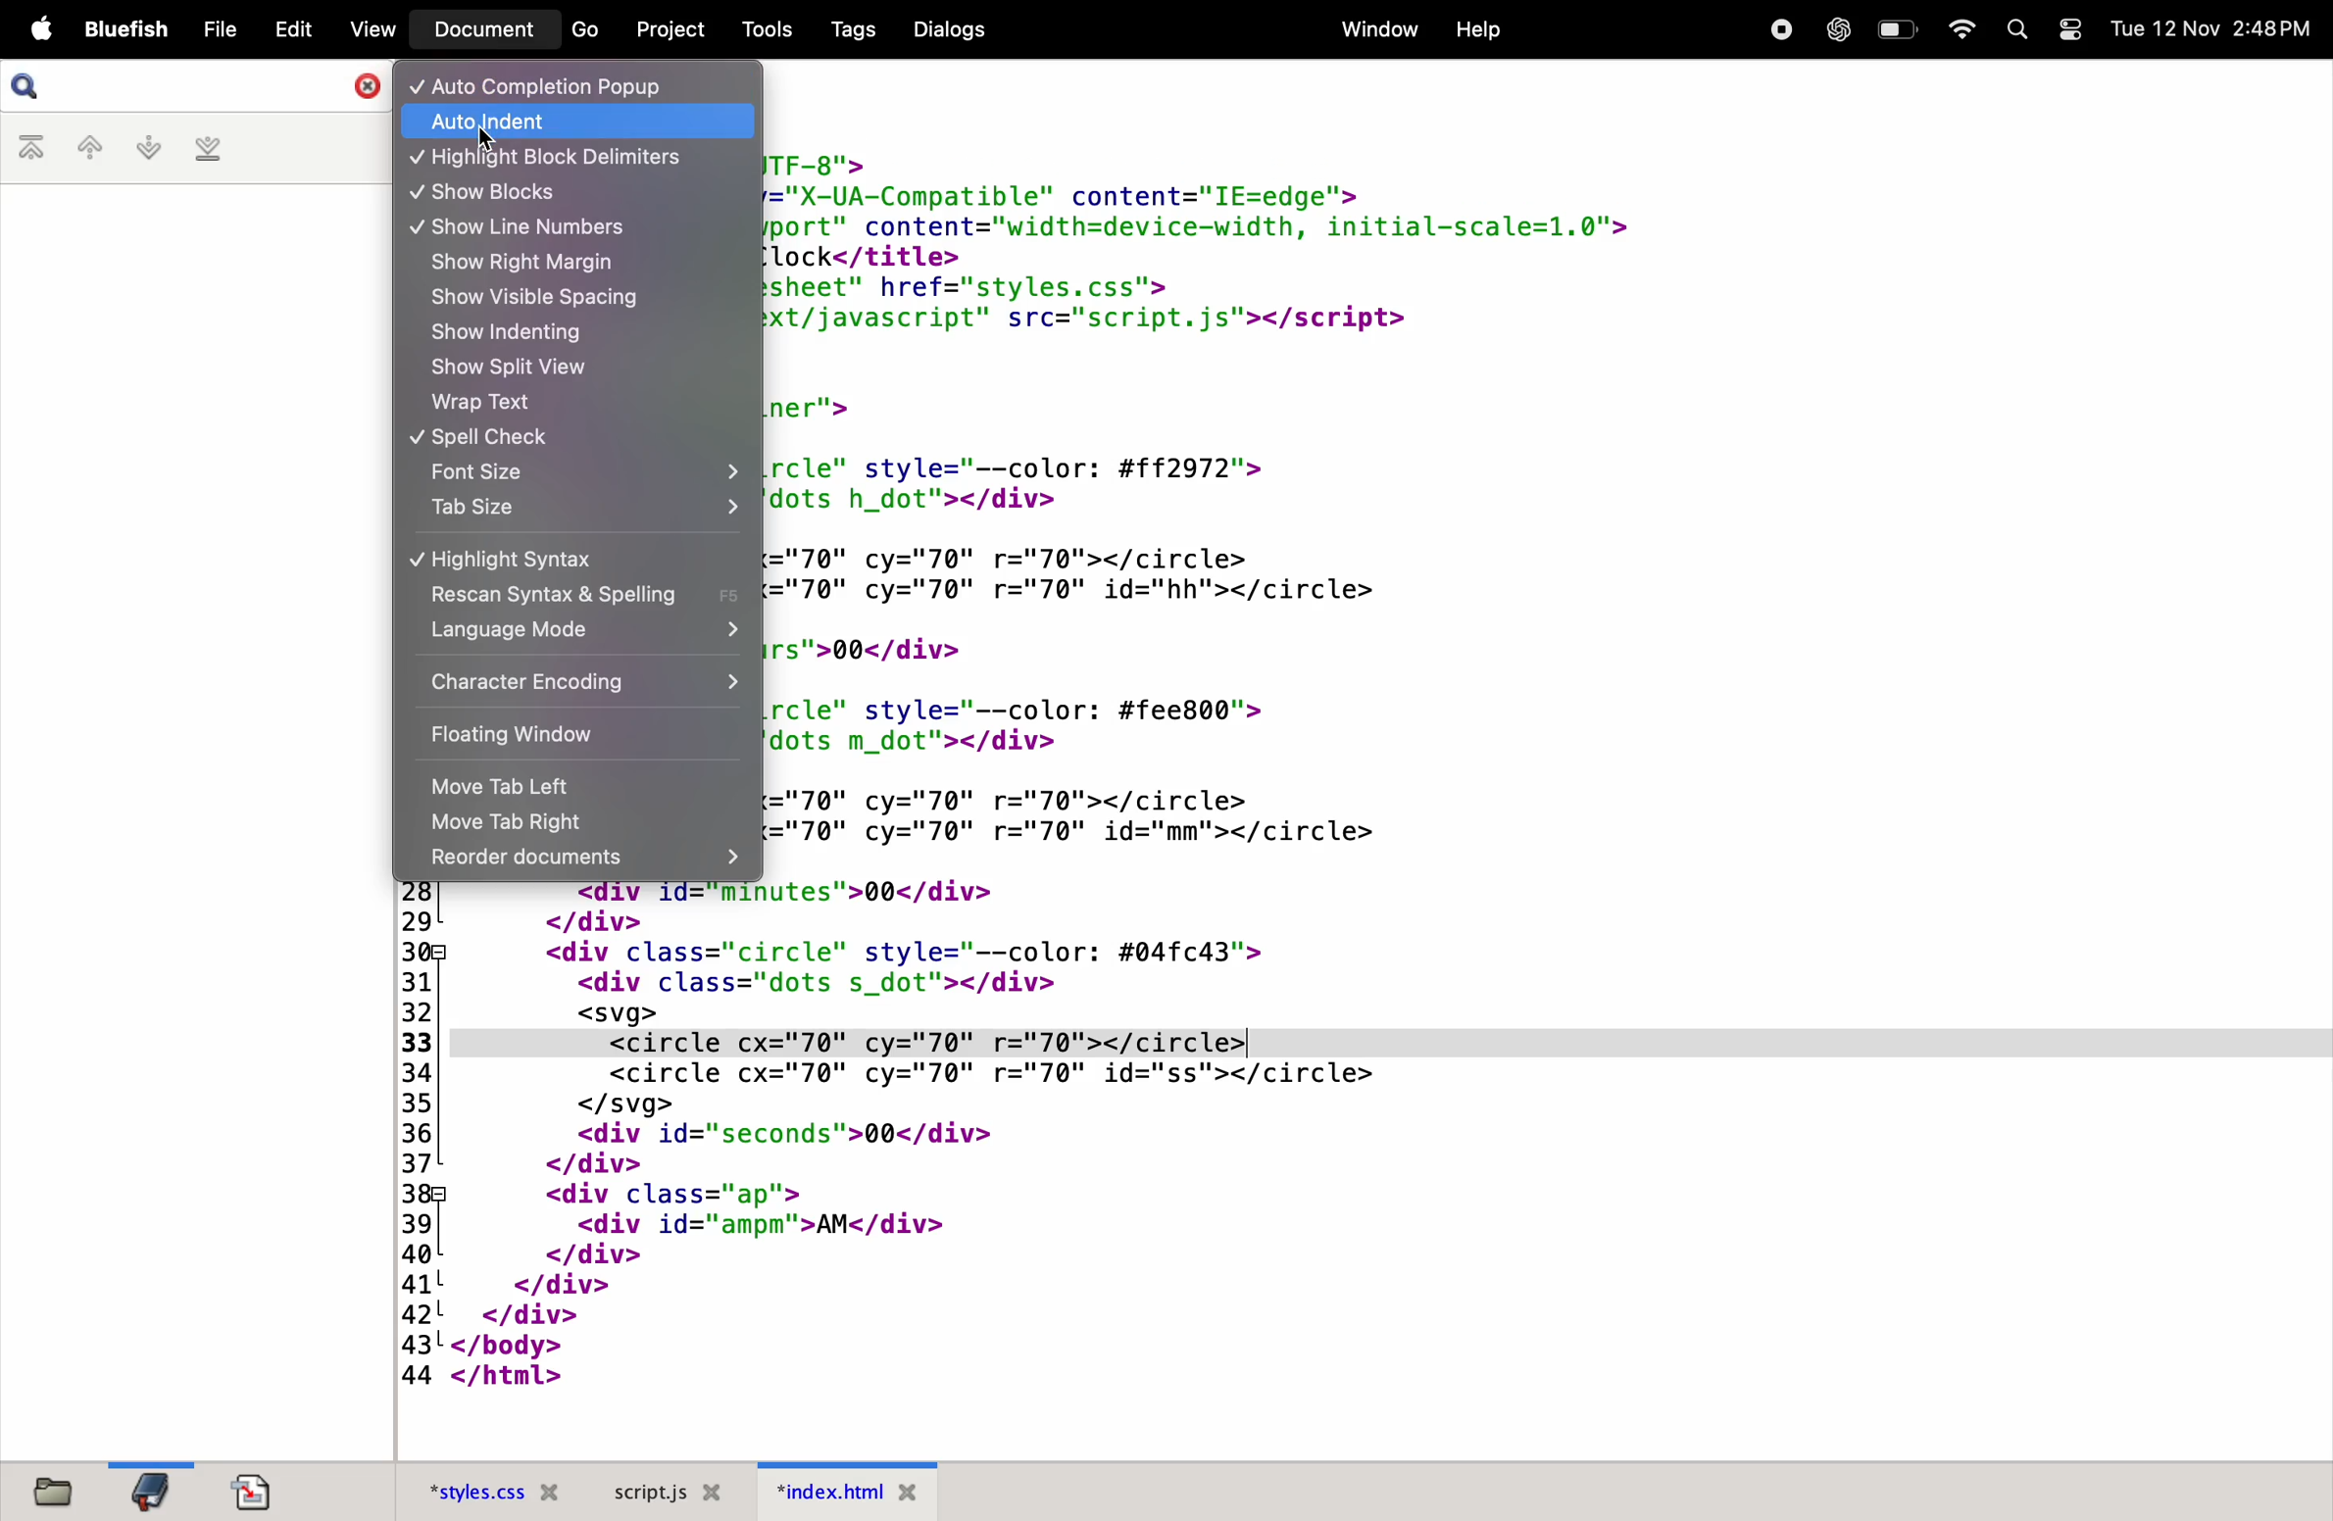 The width and height of the screenshot is (2333, 1521). I want to click on view, so click(373, 29).